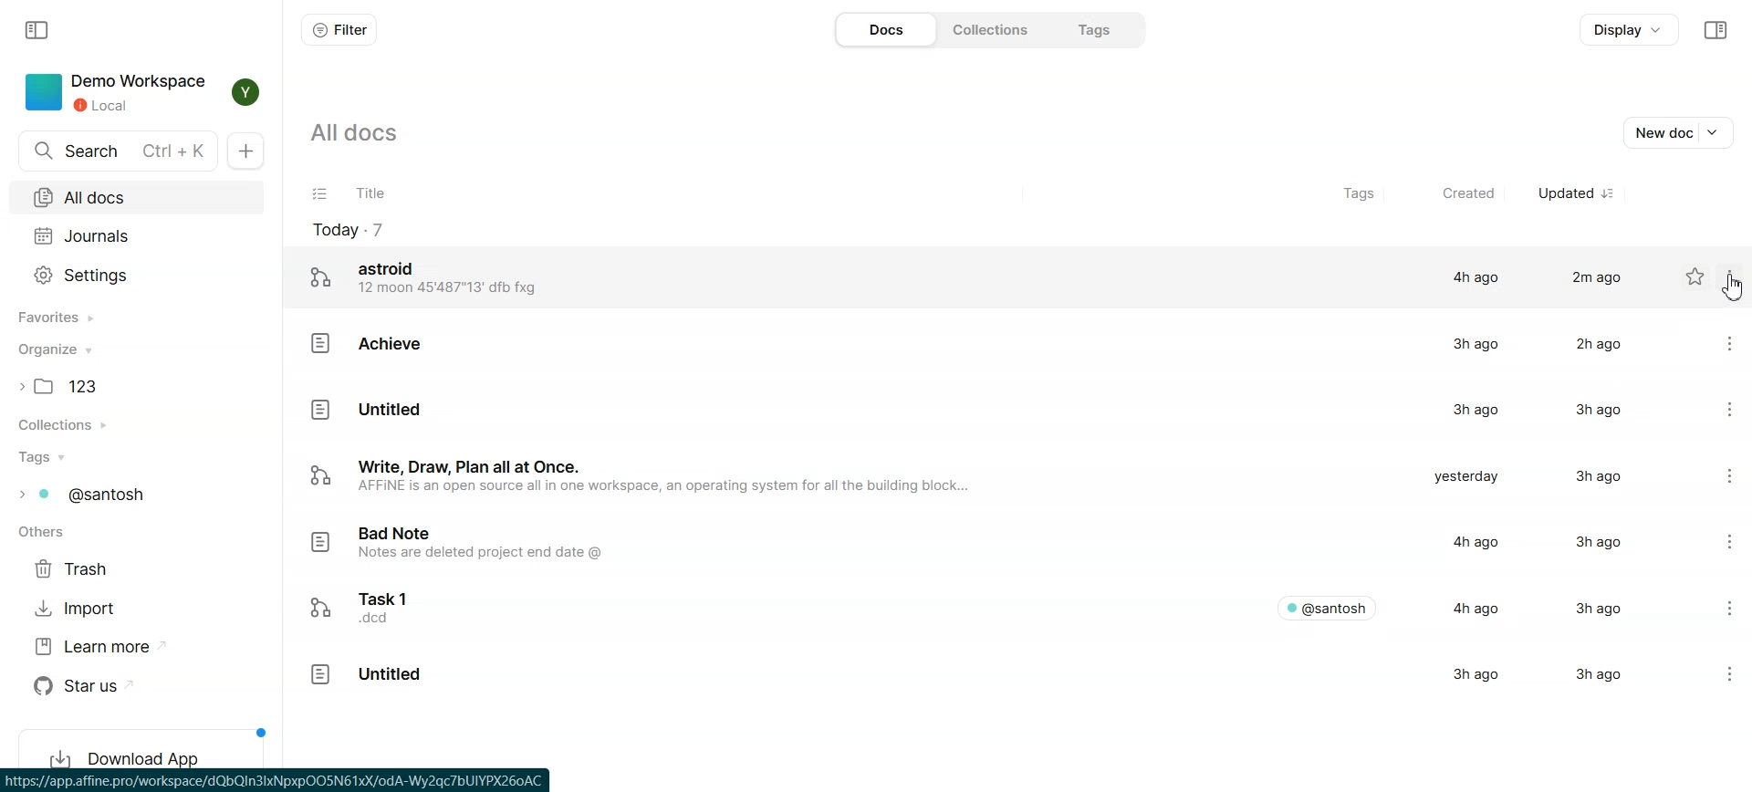 The height and width of the screenshot is (792, 1752). I want to click on Task 1
no, so click(376, 608).